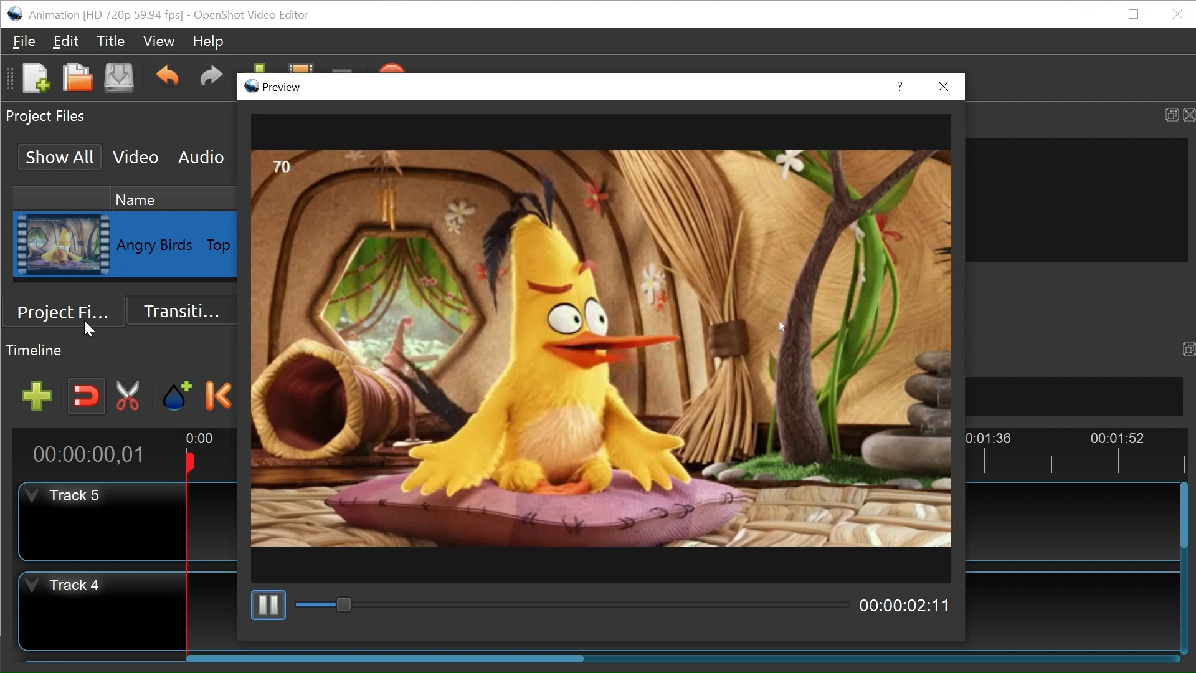 Image resolution: width=1196 pixels, height=673 pixels. Describe the element at coordinates (1169, 112) in the screenshot. I see `Maximize` at that location.